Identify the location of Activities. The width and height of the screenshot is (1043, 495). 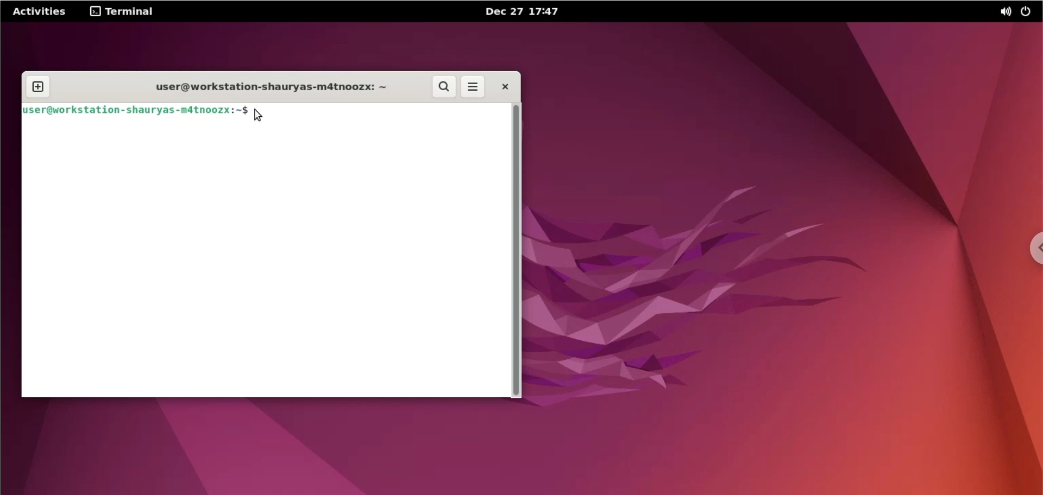
(39, 11).